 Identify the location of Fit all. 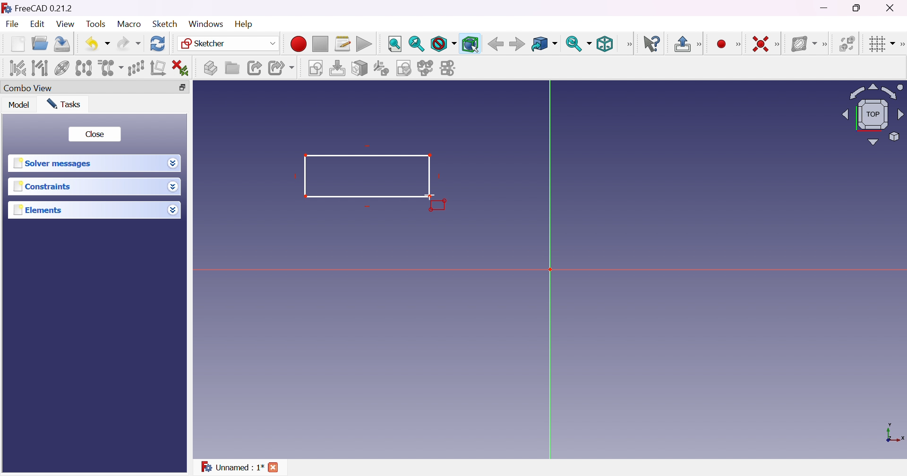
(395, 43).